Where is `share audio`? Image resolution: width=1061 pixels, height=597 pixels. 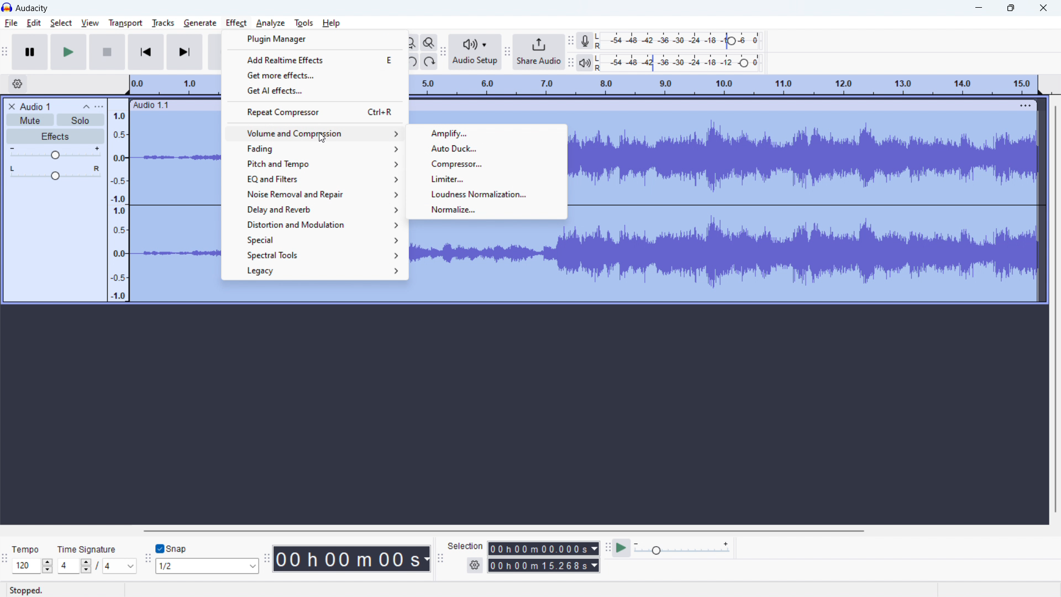
share audio is located at coordinates (539, 51).